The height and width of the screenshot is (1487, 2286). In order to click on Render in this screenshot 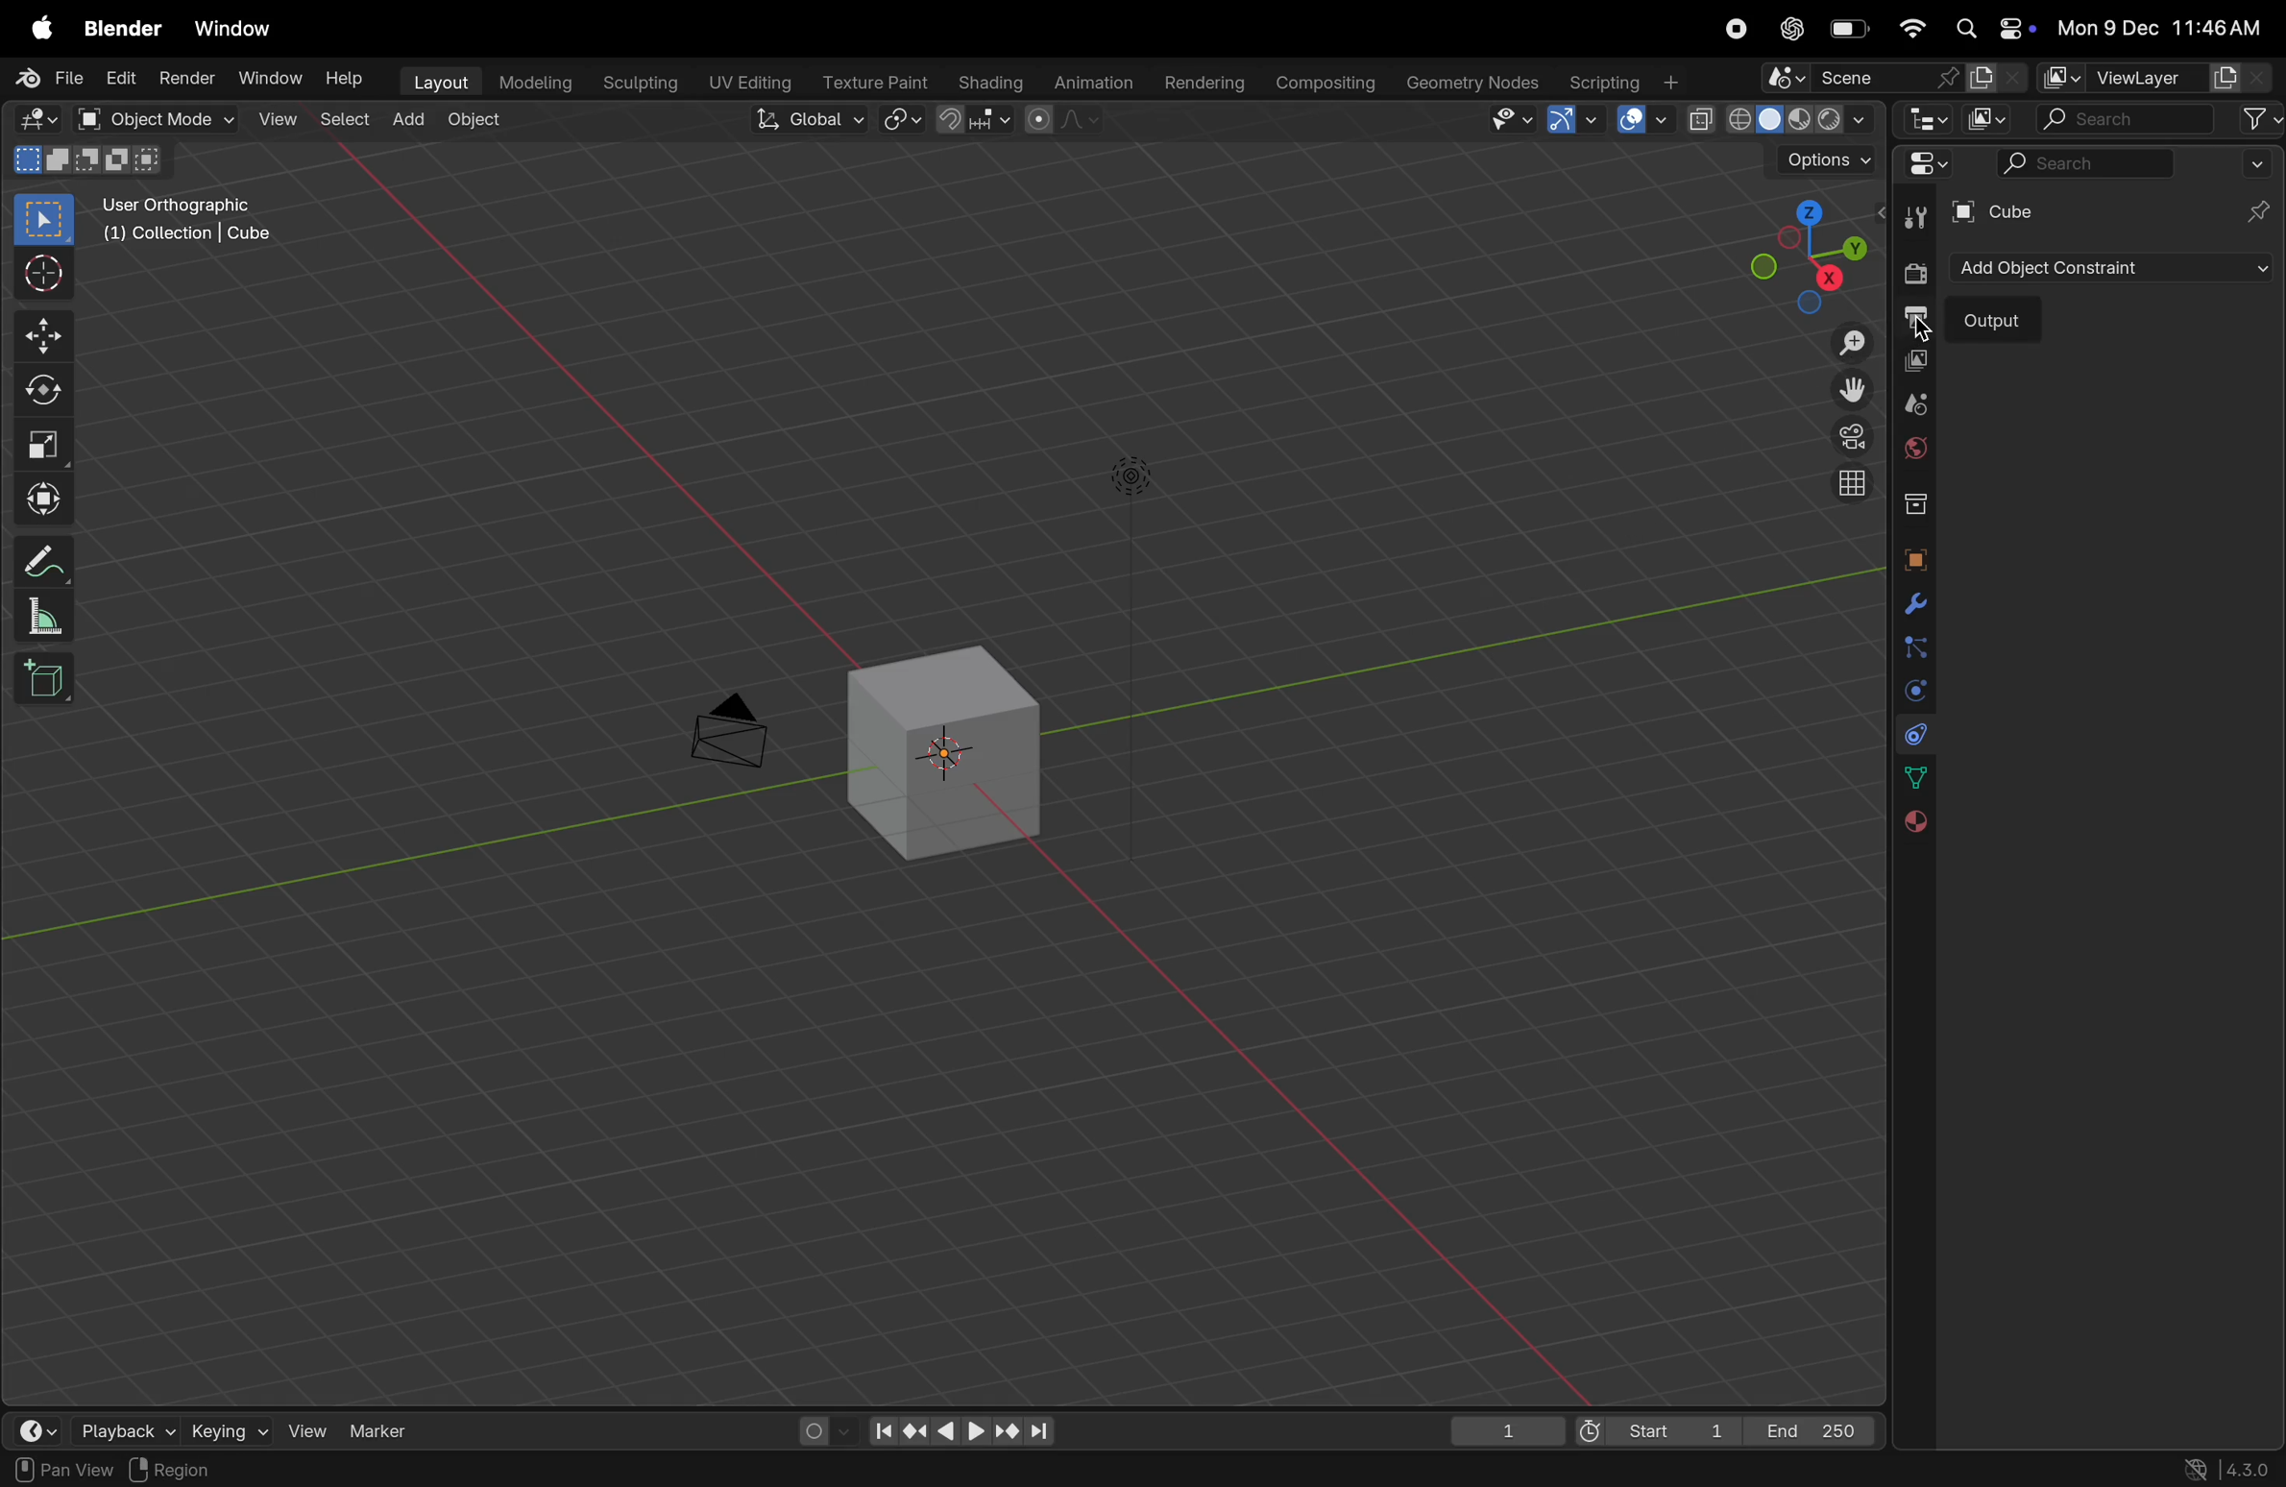, I will do `click(190, 76)`.